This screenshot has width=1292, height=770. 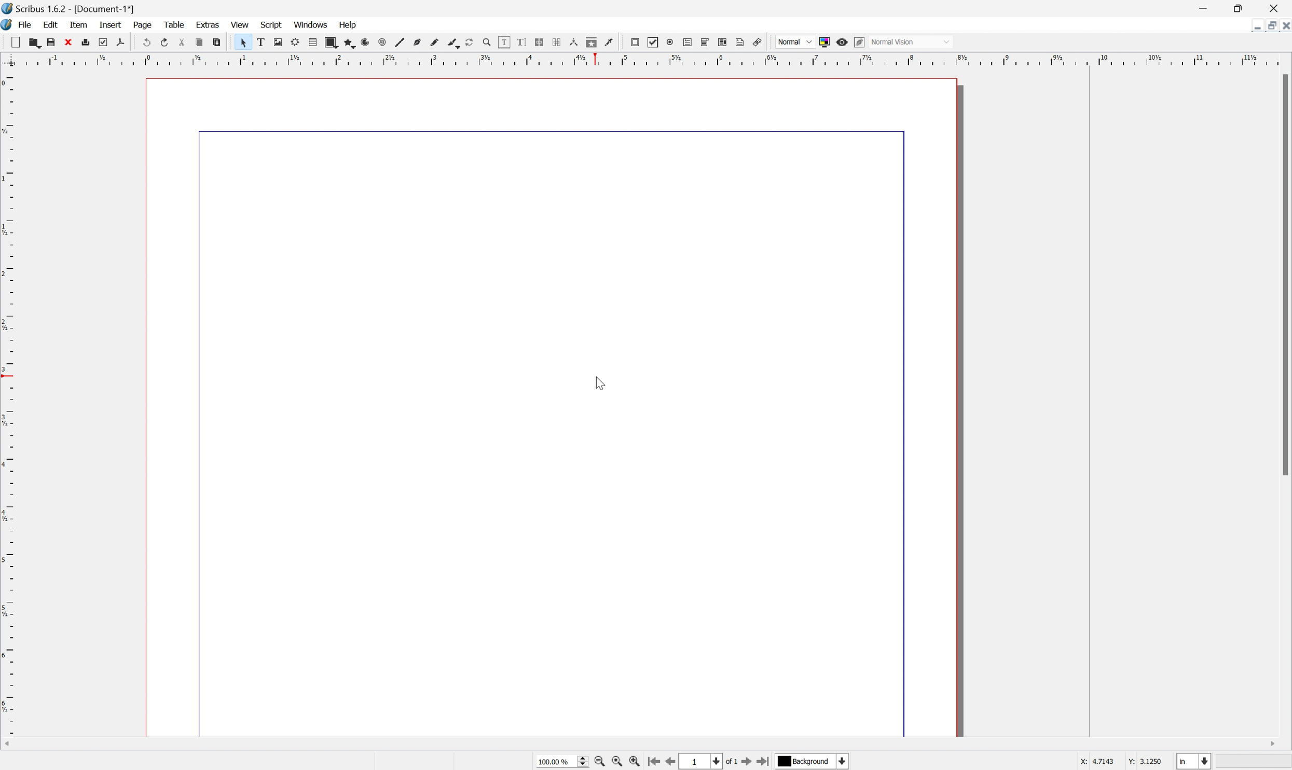 I want to click on Text annotation, so click(x=740, y=42).